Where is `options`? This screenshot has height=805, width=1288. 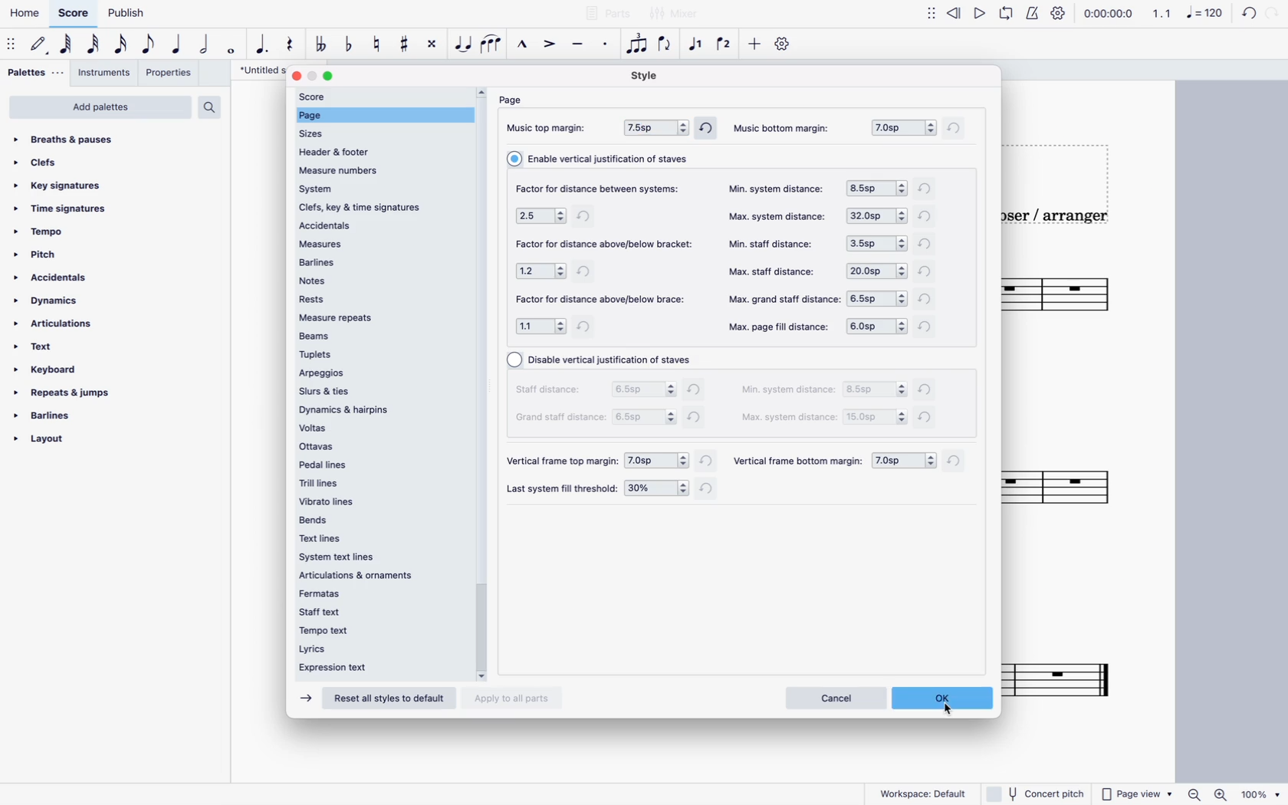
options is located at coordinates (656, 461).